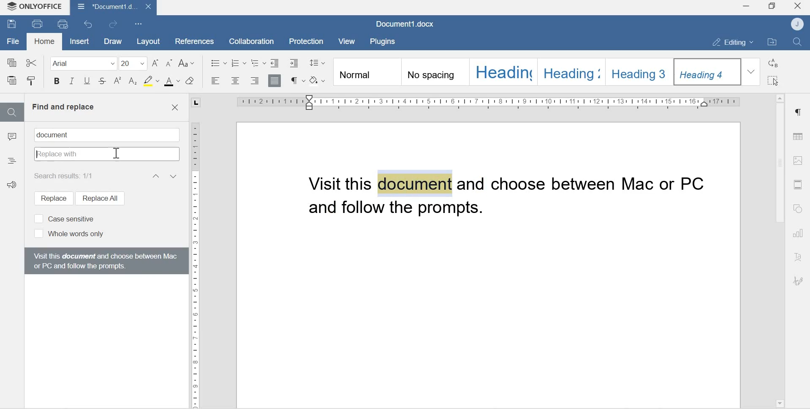 The width and height of the screenshot is (810, 409). Describe the element at coordinates (103, 82) in the screenshot. I see `Strikethrough` at that location.